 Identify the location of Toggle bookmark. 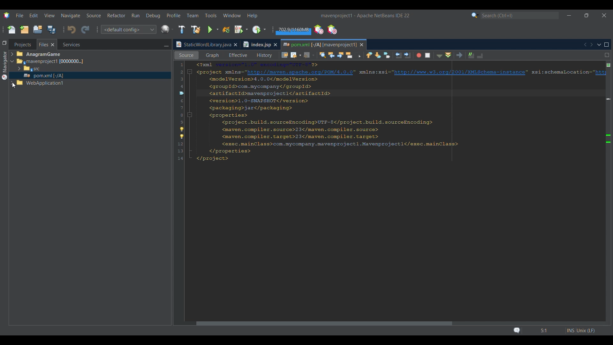
(387, 55).